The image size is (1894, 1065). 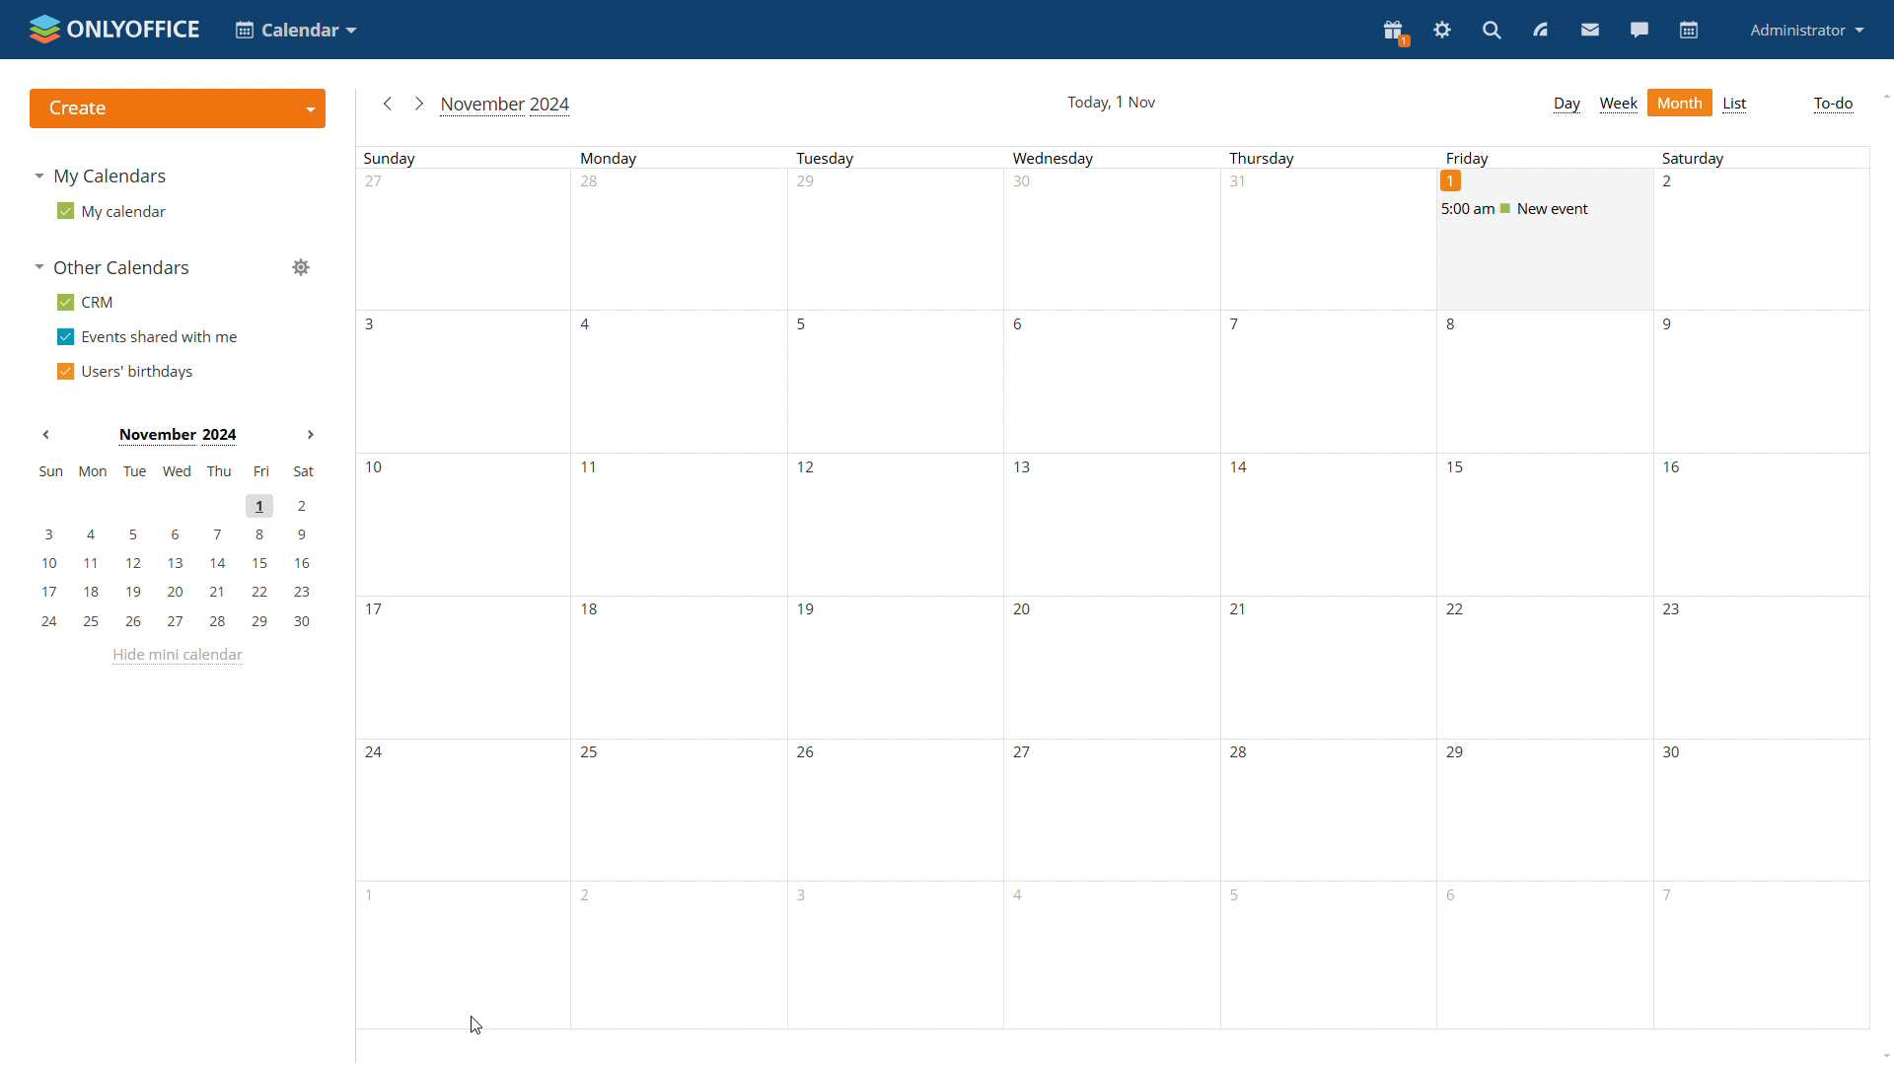 What do you see at coordinates (1106, 588) in the screenshot?
I see `Wednesdays` at bounding box center [1106, 588].